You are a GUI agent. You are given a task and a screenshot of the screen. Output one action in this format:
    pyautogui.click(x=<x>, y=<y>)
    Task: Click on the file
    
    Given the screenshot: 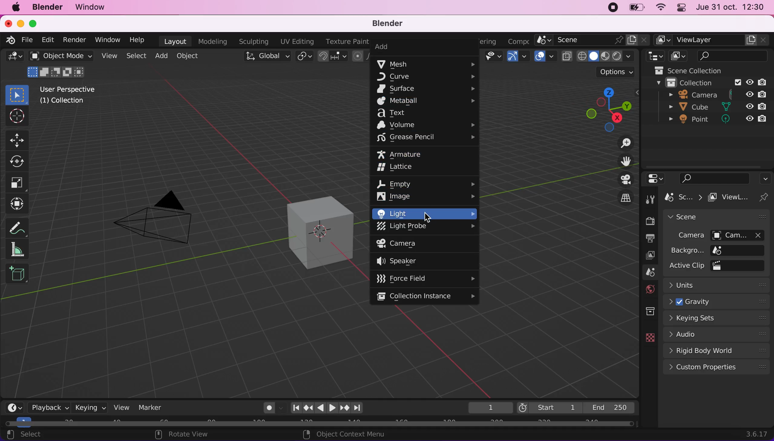 What is the action you would take?
    pyautogui.click(x=29, y=40)
    